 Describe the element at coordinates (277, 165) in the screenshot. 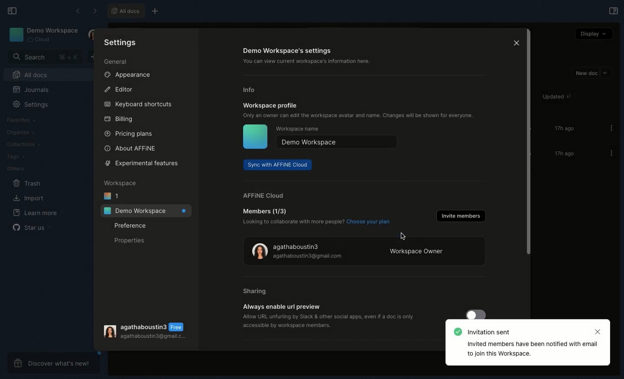

I see `Sync with AFFINE cloud` at that location.